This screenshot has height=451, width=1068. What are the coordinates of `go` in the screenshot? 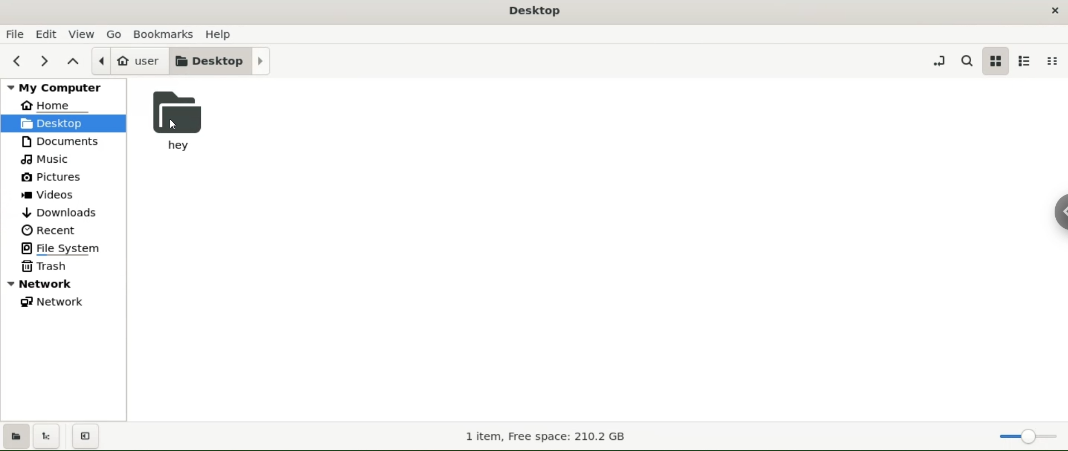 It's located at (117, 34).